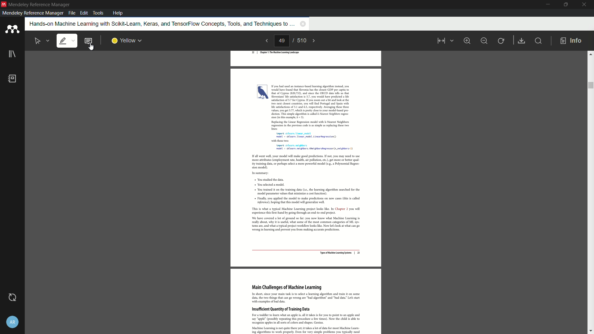 This screenshot has width=594, height=334. What do you see at coordinates (12, 30) in the screenshot?
I see `app icon` at bounding box center [12, 30].